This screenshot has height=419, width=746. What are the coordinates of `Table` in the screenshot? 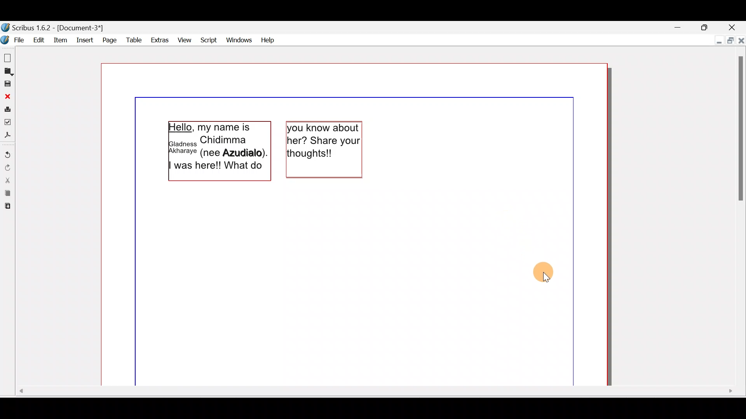 It's located at (131, 40).